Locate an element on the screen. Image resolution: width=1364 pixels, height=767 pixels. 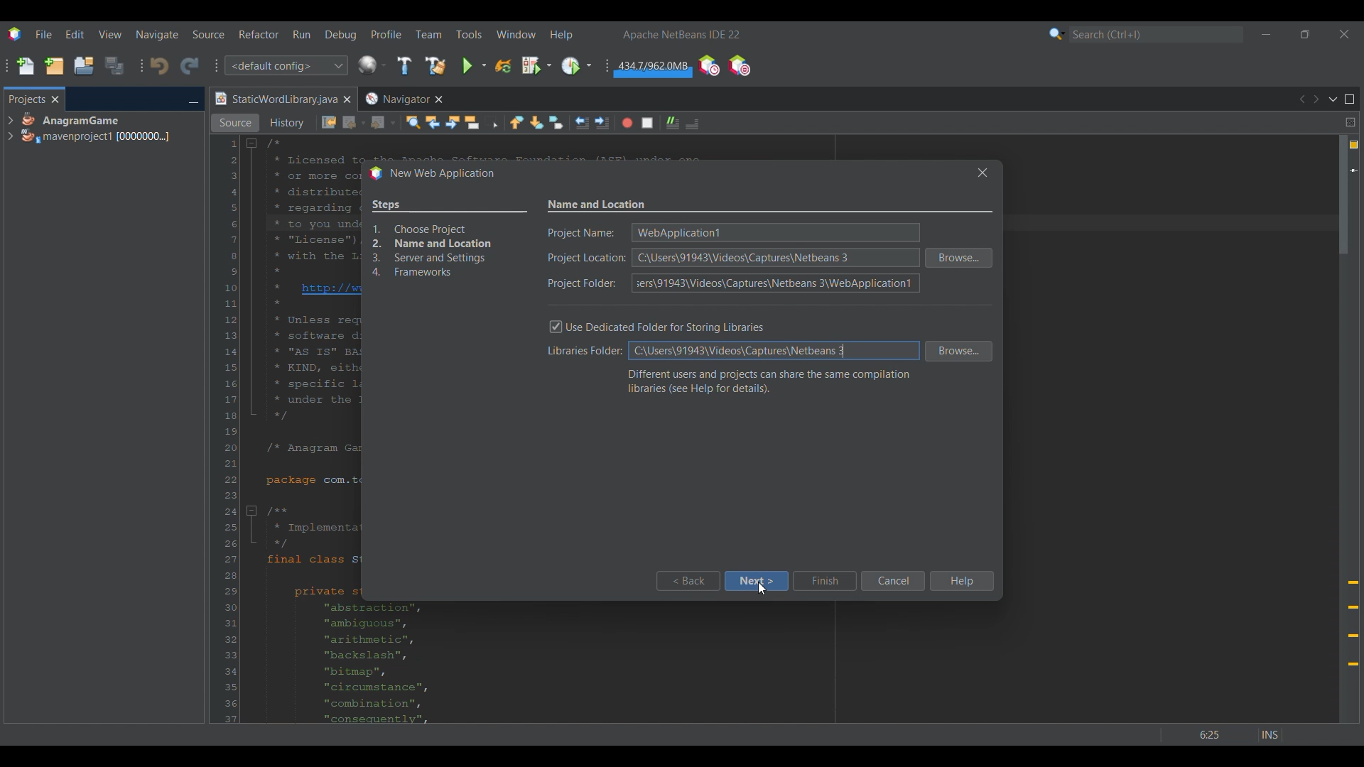
New text pasted into text box is located at coordinates (754, 351).